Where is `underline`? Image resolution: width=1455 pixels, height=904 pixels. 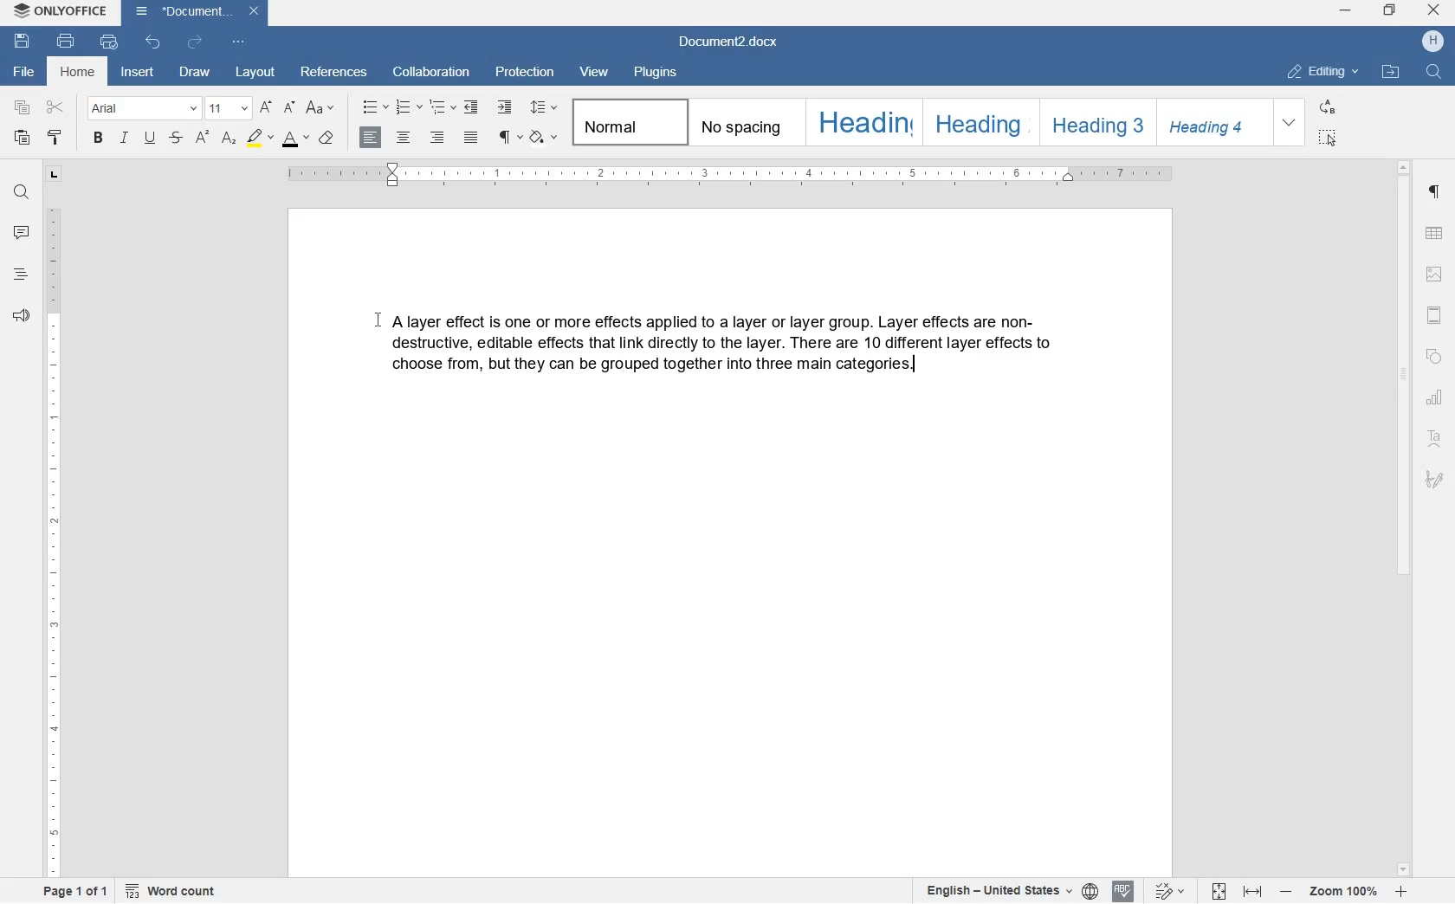
underline is located at coordinates (152, 139).